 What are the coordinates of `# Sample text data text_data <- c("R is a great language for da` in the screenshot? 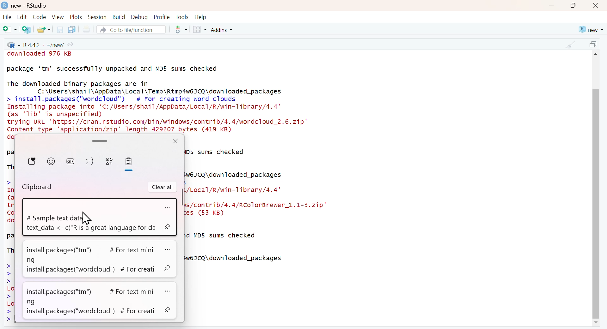 It's located at (92, 224).